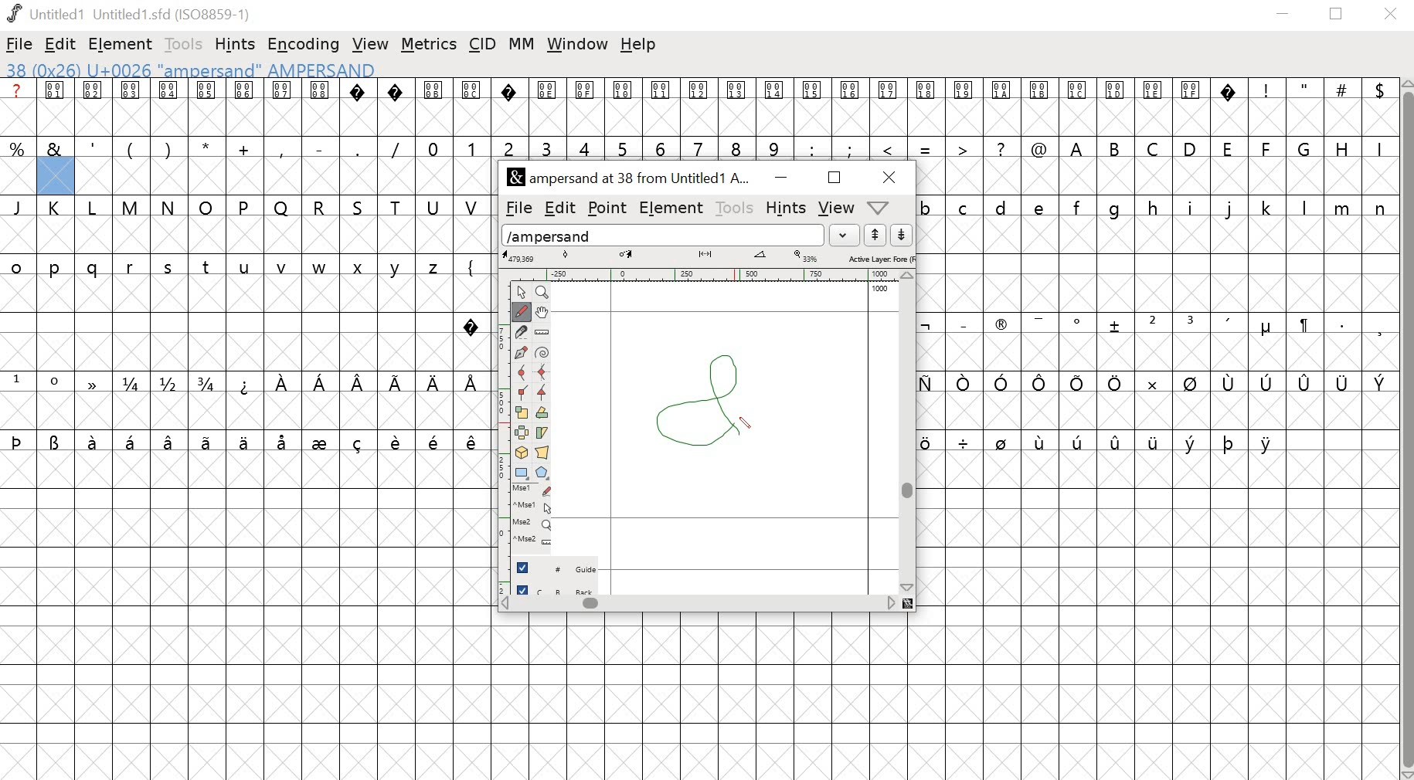  I want to click on edit, so click(559, 206).